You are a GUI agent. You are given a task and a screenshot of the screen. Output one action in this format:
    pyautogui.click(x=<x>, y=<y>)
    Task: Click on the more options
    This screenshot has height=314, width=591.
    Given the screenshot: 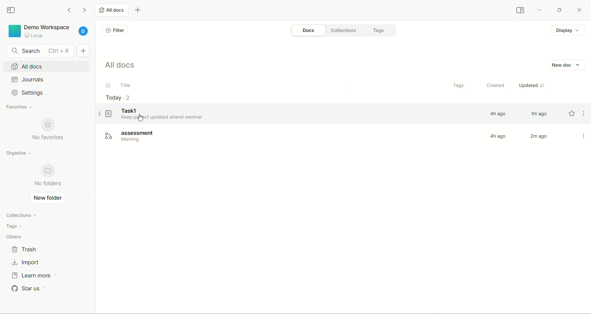 What is the action you would take?
    pyautogui.click(x=584, y=135)
    